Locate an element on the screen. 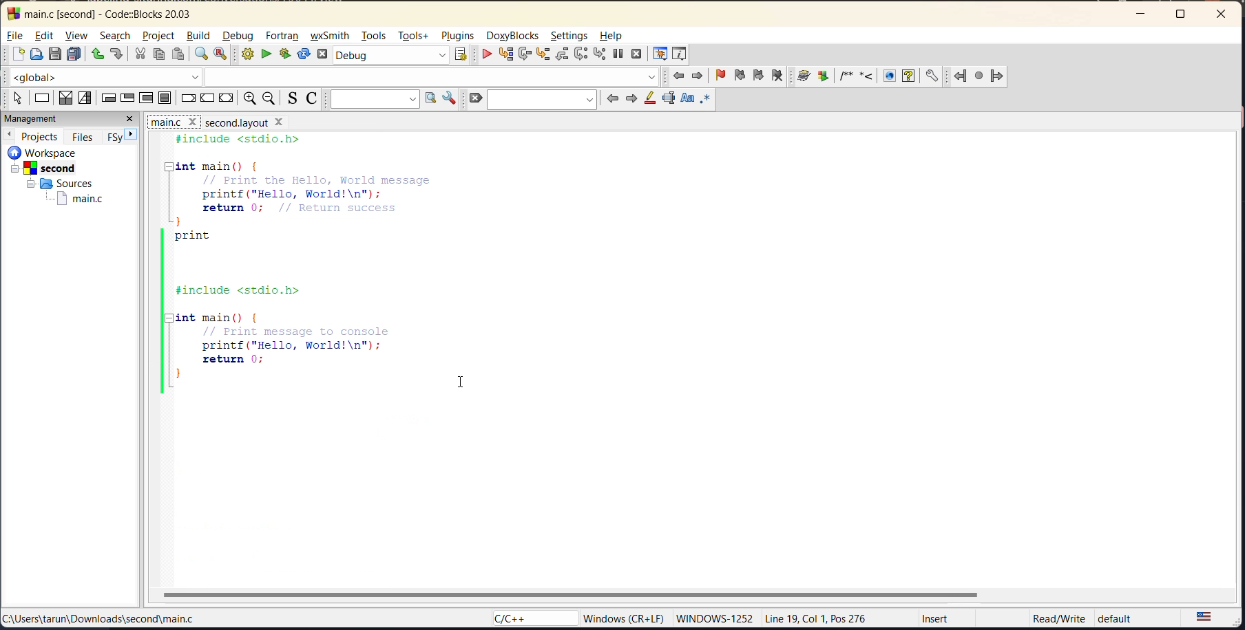  editor without split is located at coordinates (693, 360).